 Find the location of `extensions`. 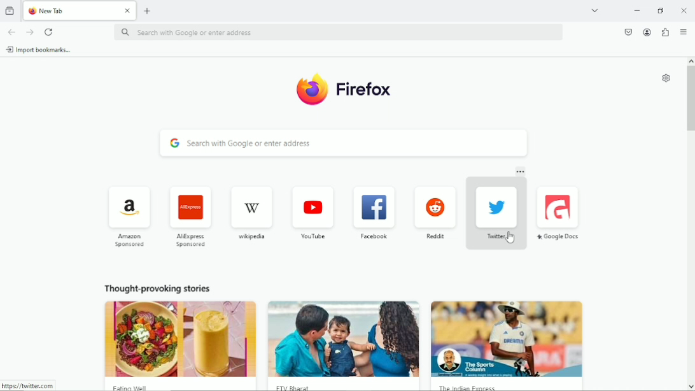

extensions is located at coordinates (664, 32).